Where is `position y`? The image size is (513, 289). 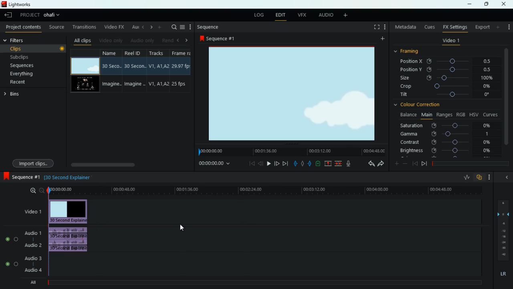 position y is located at coordinates (442, 70).